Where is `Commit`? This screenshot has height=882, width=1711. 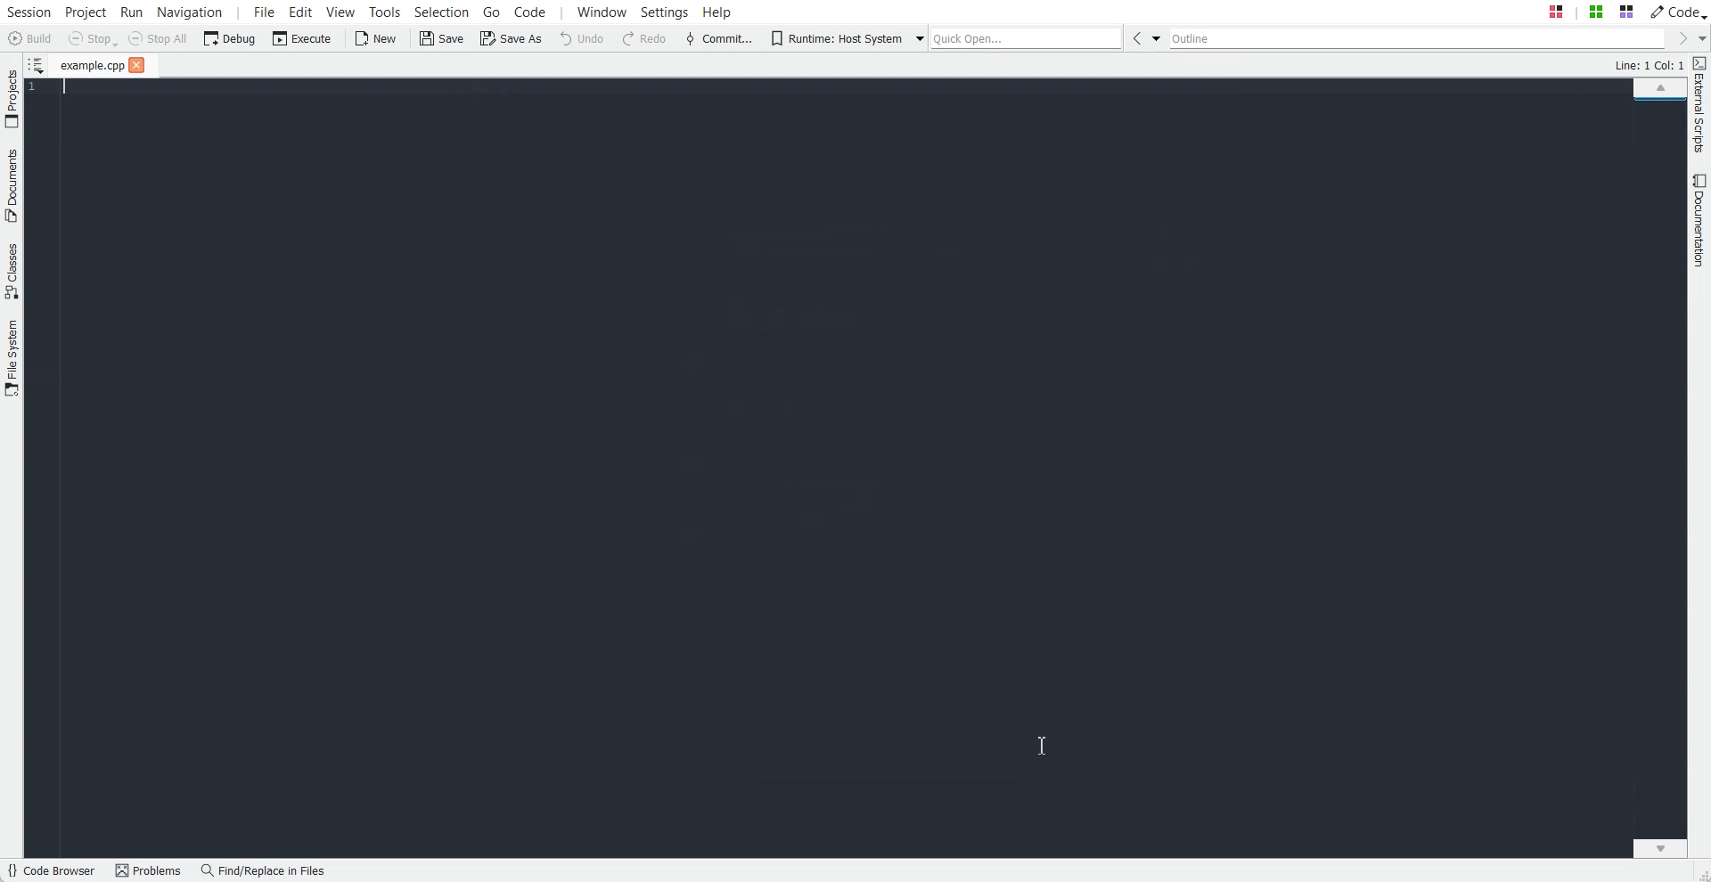
Commit is located at coordinates (717, 40).